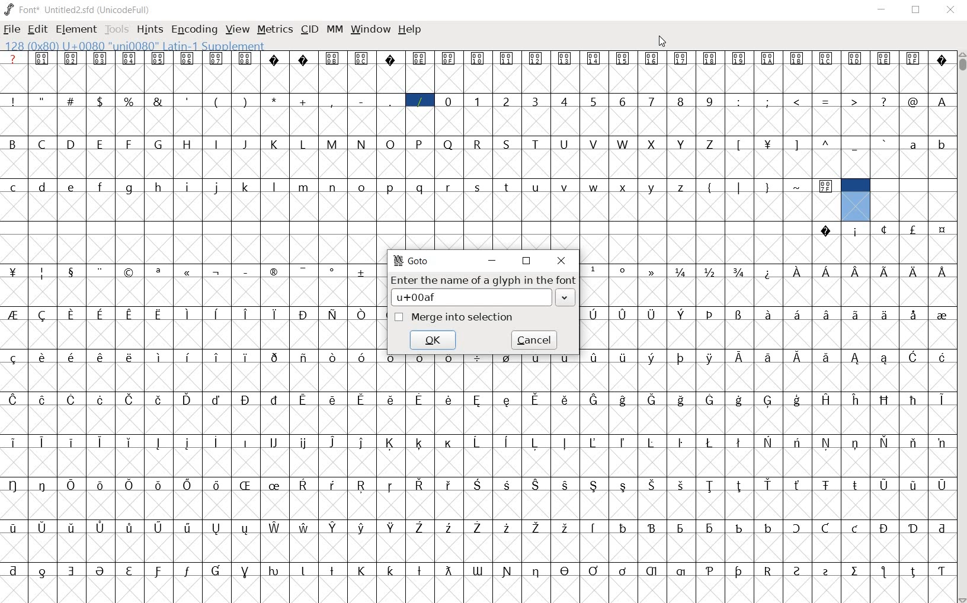  What do you see at coordinates (625, 271) in the screenshot?
I see `Symbol` at bounding box center [625, 271].